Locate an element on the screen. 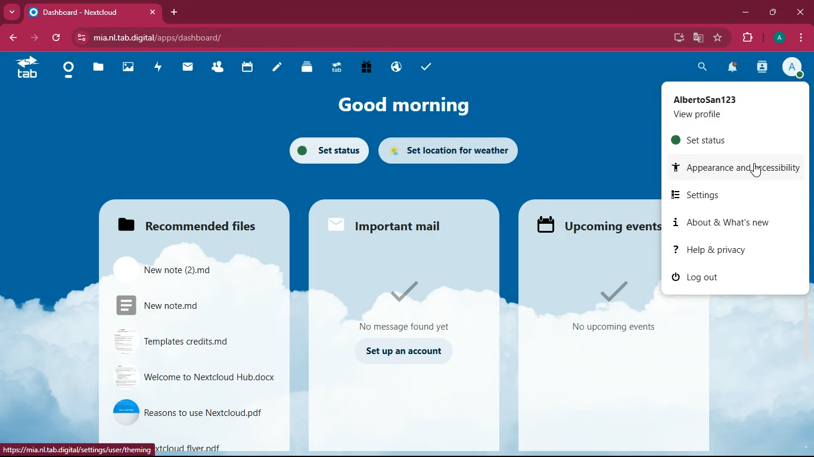 This screenshot has width=814, height=457. minimize is located at coordinates (745, 14).